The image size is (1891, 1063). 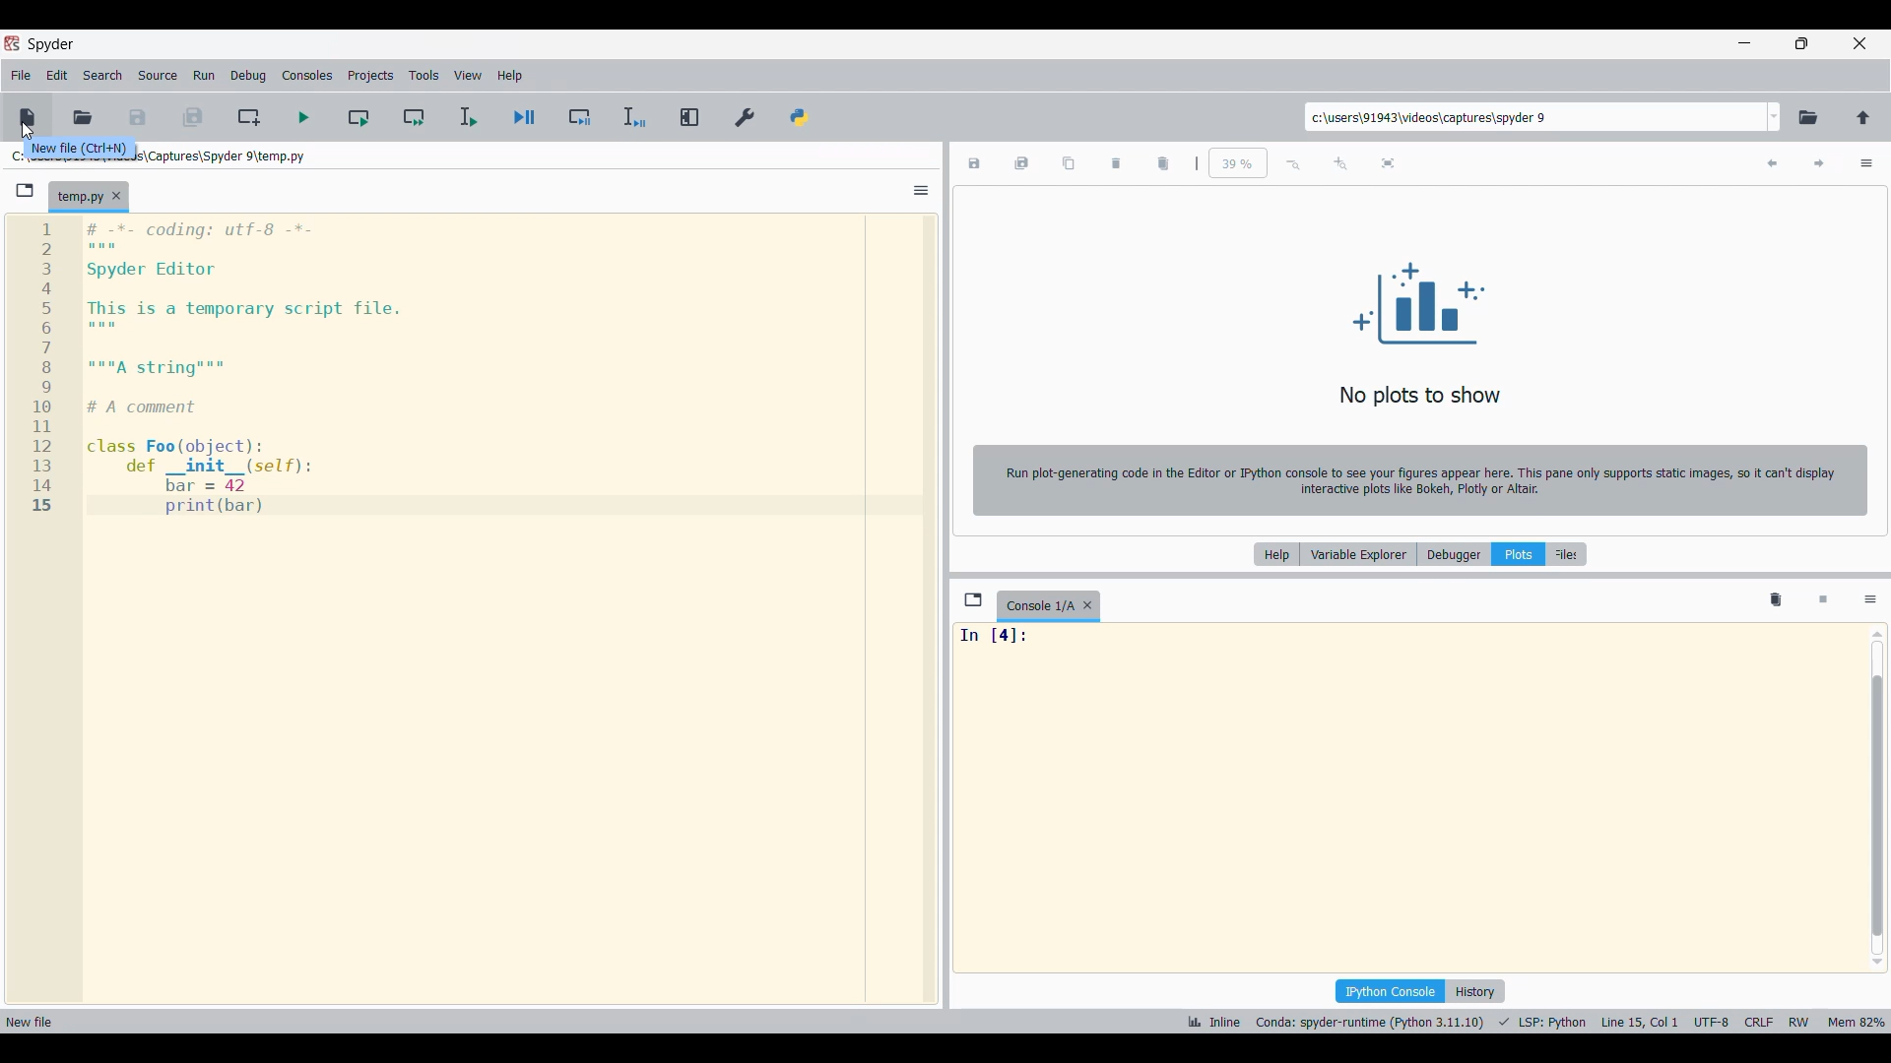 What do you see at coordinates (194, 118) in the screenshot?
I see `Save all` at bounding box center [194, 118].